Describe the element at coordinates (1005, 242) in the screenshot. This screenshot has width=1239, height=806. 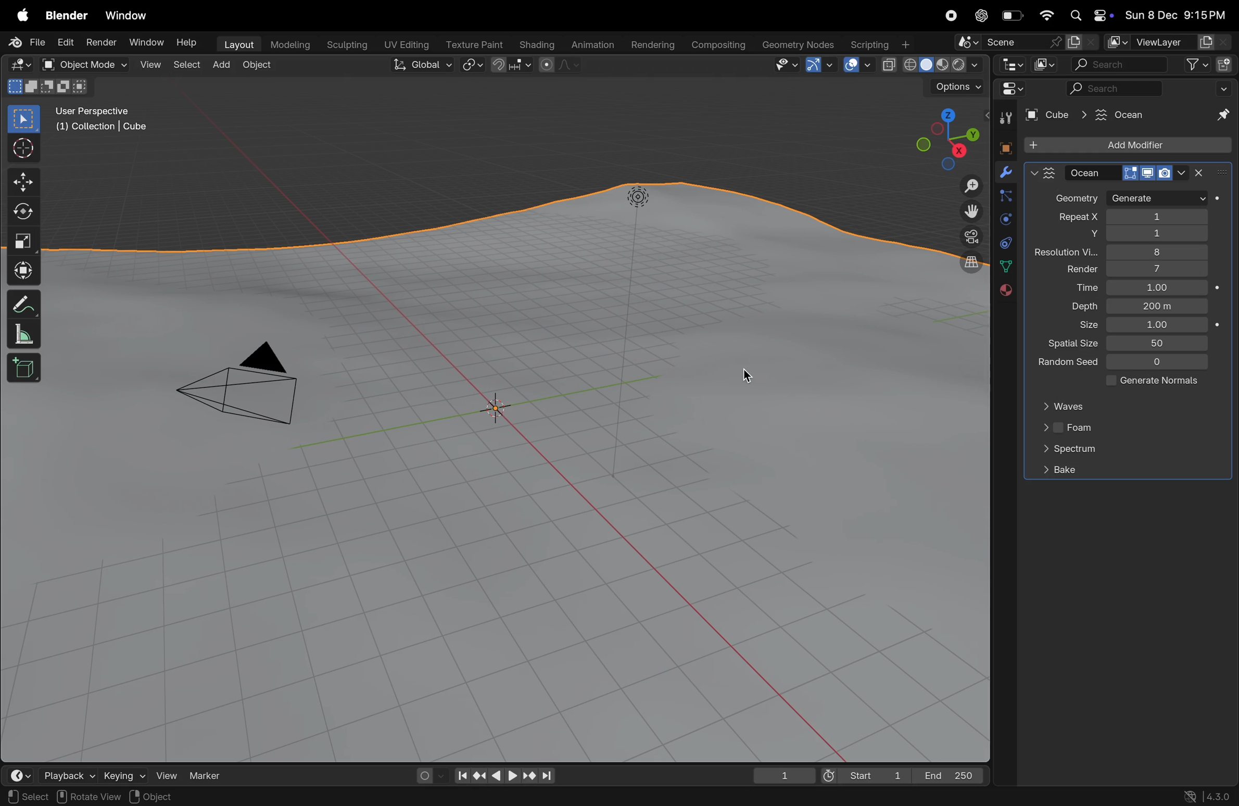
I see `constraints` at that location.